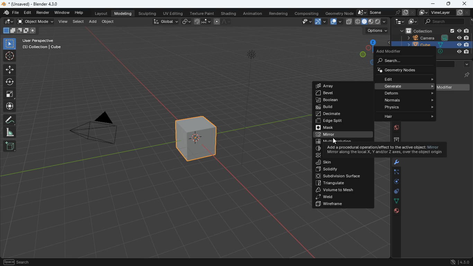 The image size is (473, 266). Describe the element at coordinates (339, 13) in the screenshot. I see `geometry node` at that location.